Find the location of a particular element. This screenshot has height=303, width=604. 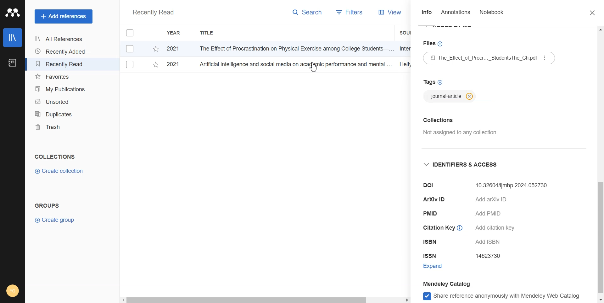

Unsorted is located at coordinates (62, 101).